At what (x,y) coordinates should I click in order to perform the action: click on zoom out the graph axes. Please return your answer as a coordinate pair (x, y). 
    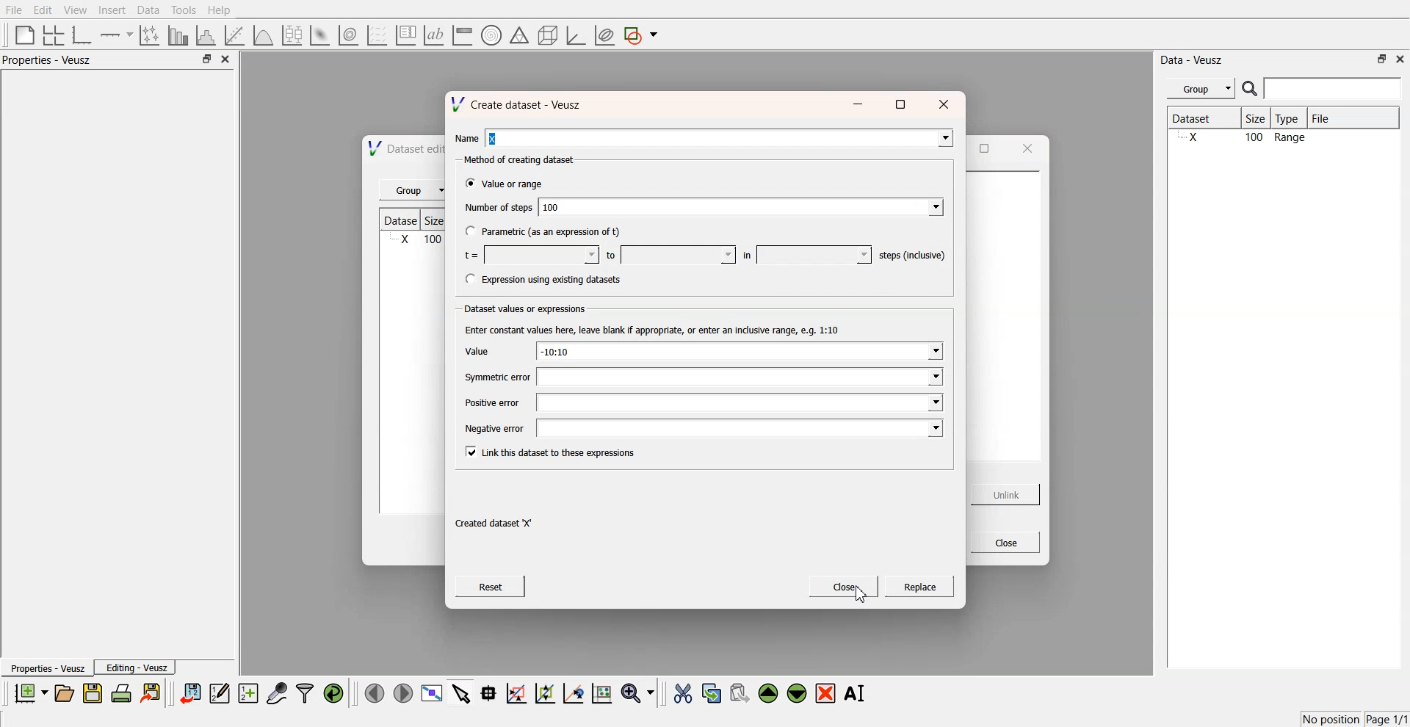
    Looking at the image, I should click on (543, 692).